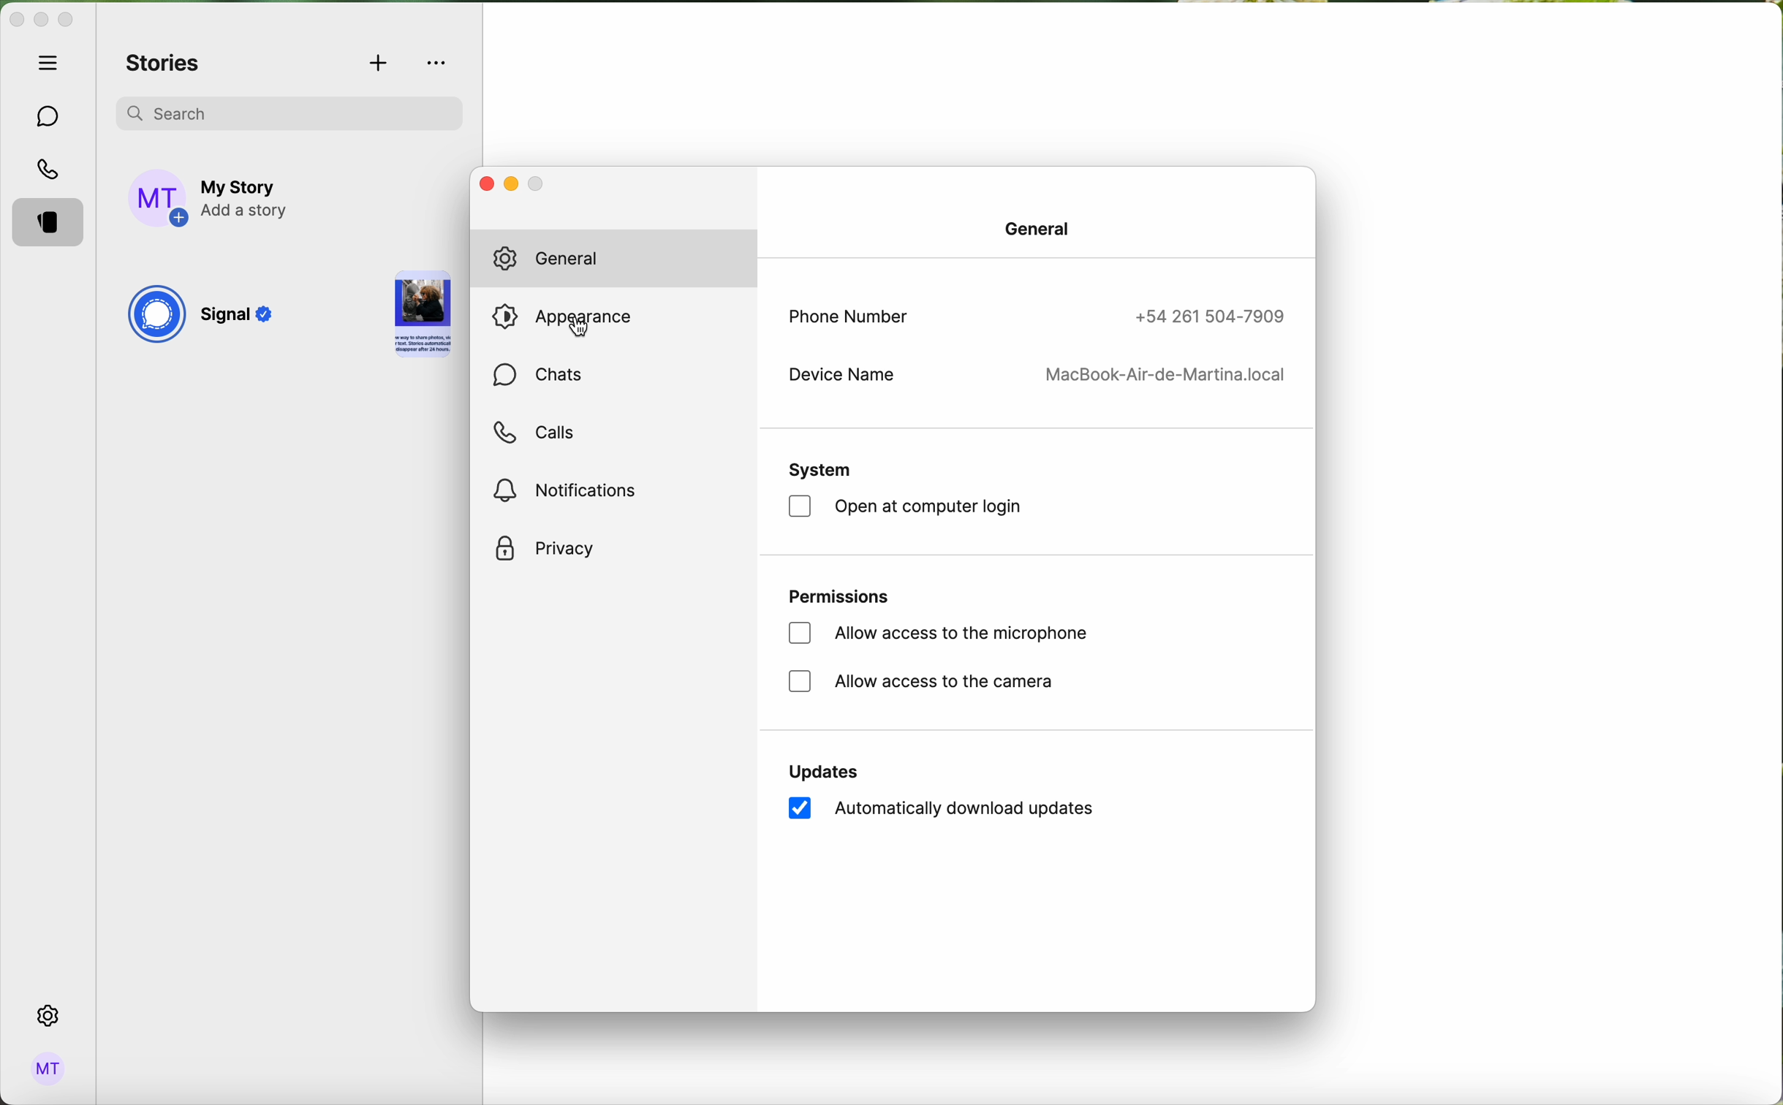 This screenshot has width=1783, height=1105. What do you see at coordinates (156, 316) in the screenshot?
I see `signal logo` at bounding box center [156, 316].